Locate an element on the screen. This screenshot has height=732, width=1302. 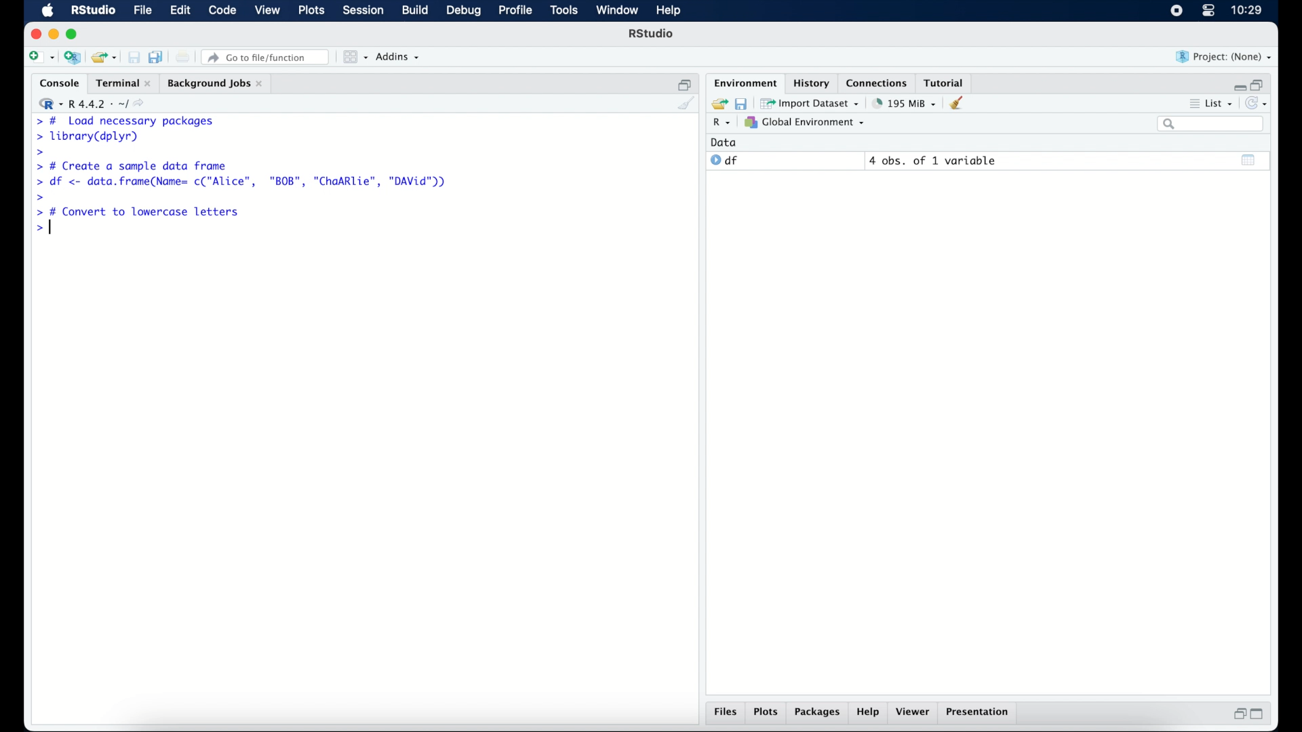
> library(dplyr)| is located at coordinates (90, 137).